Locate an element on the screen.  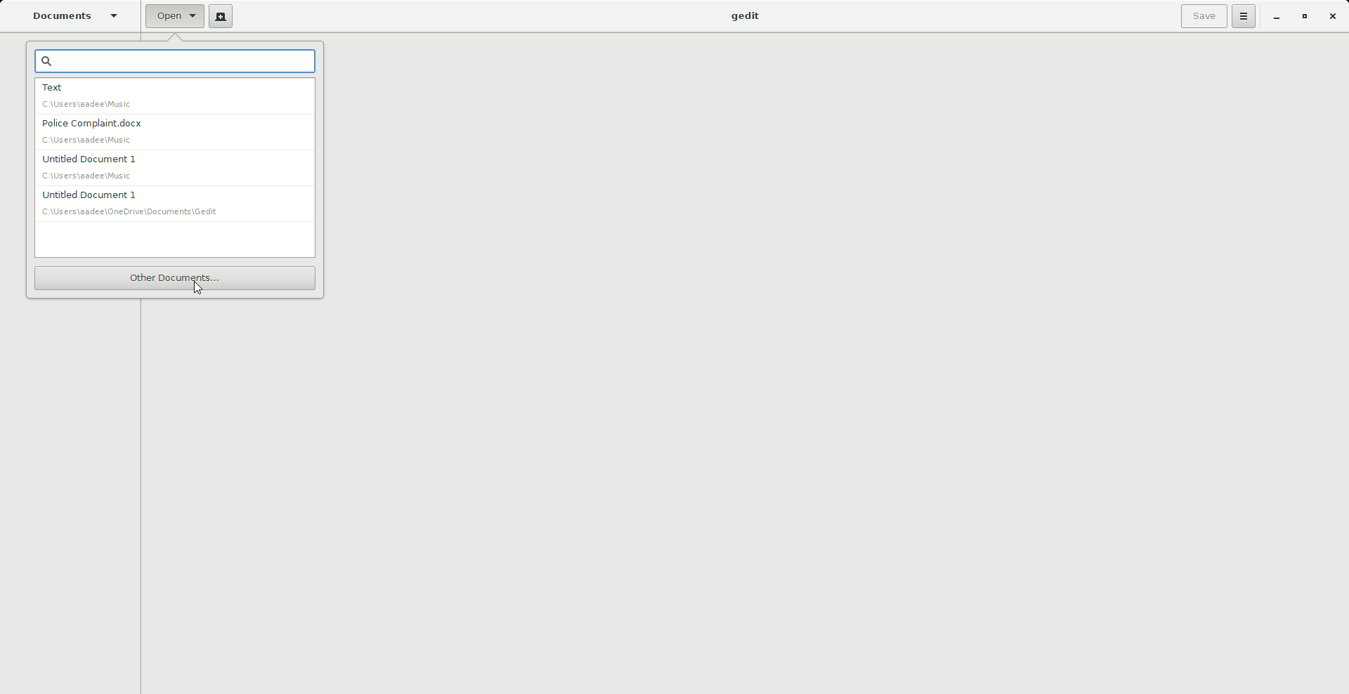
New is located at coordinates (225, 15).